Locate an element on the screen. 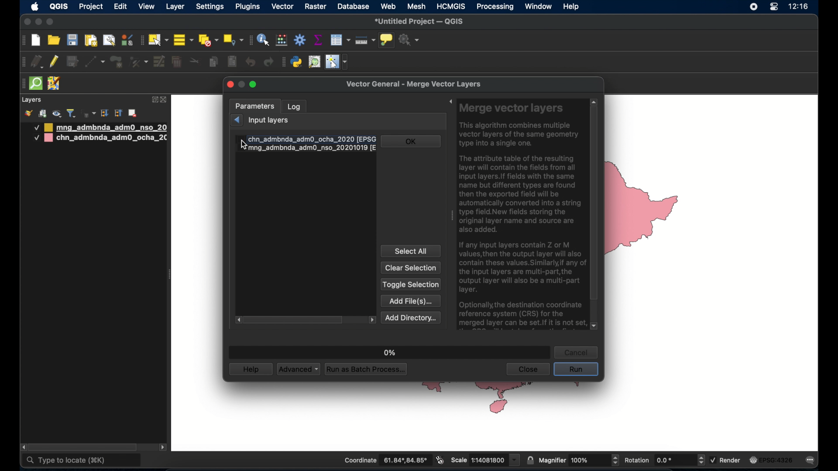 The height and width of the screenshot is (471, 838). expand is located at coordinates (154, 99).